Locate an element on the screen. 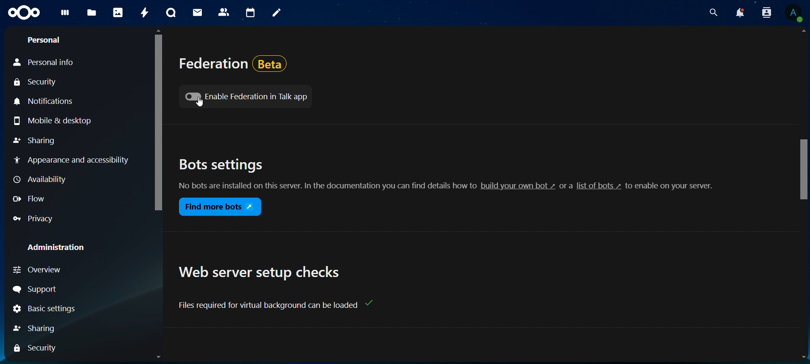 This screenshot has width=810, height=364. search contacts is located at coordinates (764, 13).